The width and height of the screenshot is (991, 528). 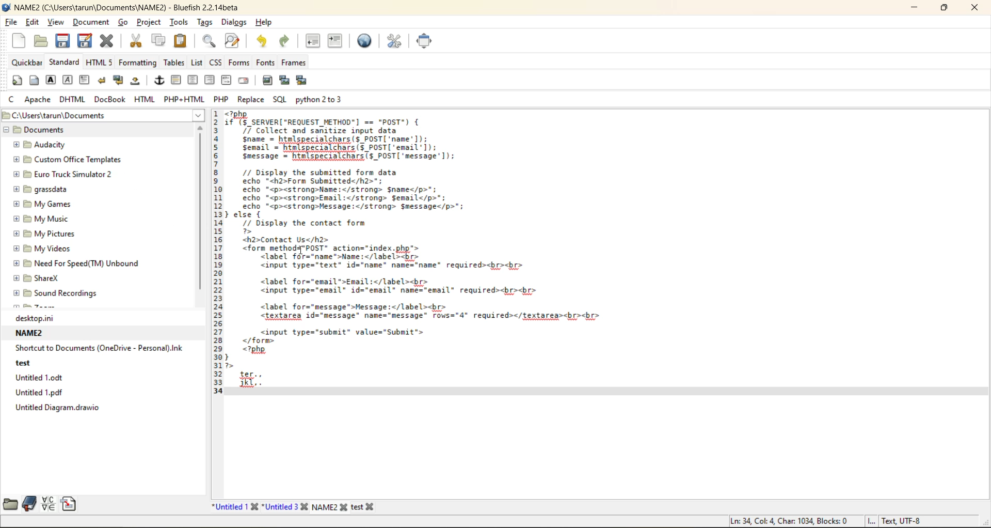 I want to click on html, so click(x=145, y=99).